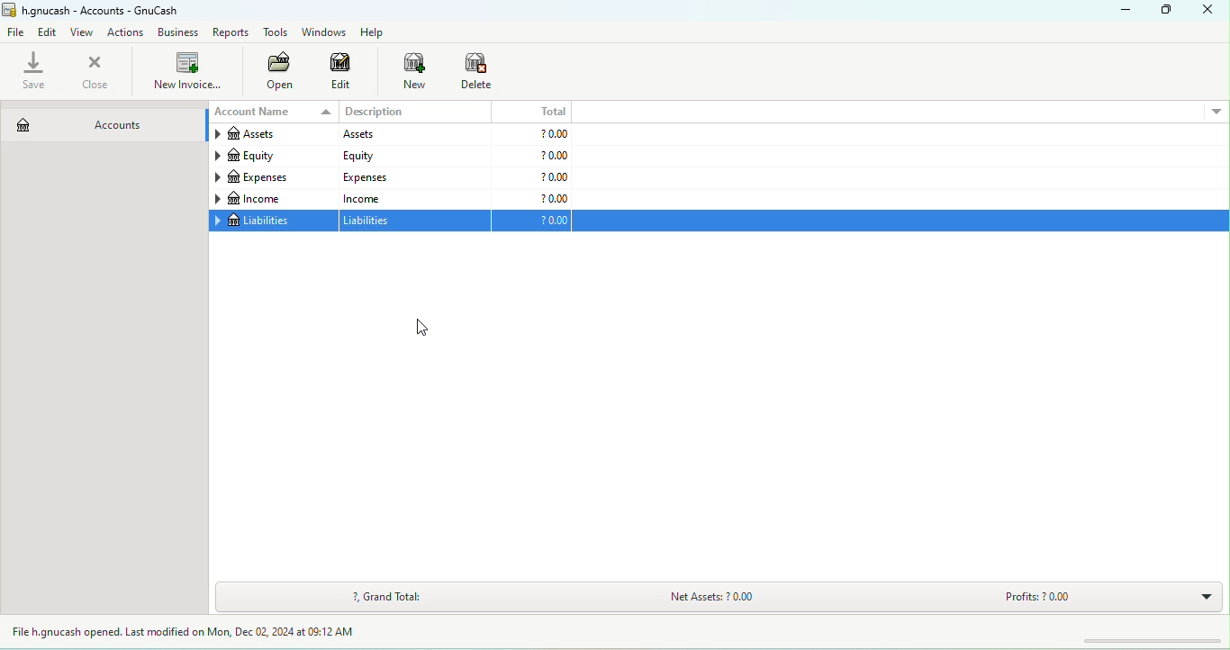 The width and height of the screenshot is (1230, 650). I want to click on edit, so click(341, 74).